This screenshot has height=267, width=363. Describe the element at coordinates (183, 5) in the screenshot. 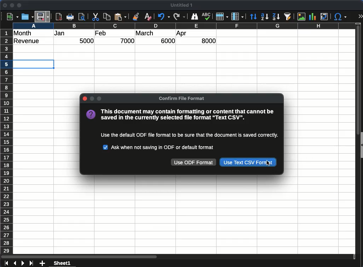

I see `Untitled 1` at that location.